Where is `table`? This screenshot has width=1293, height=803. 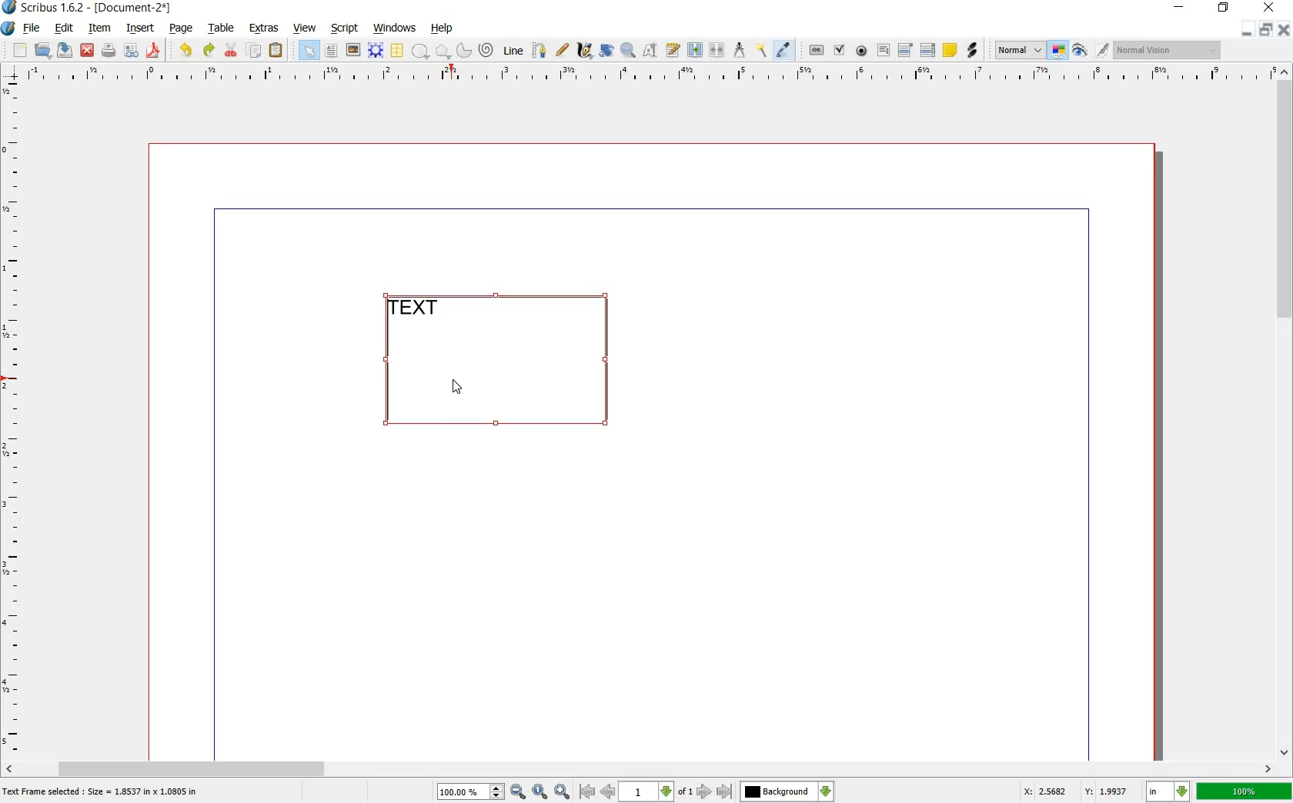
table is located at coordinates (222, 30).